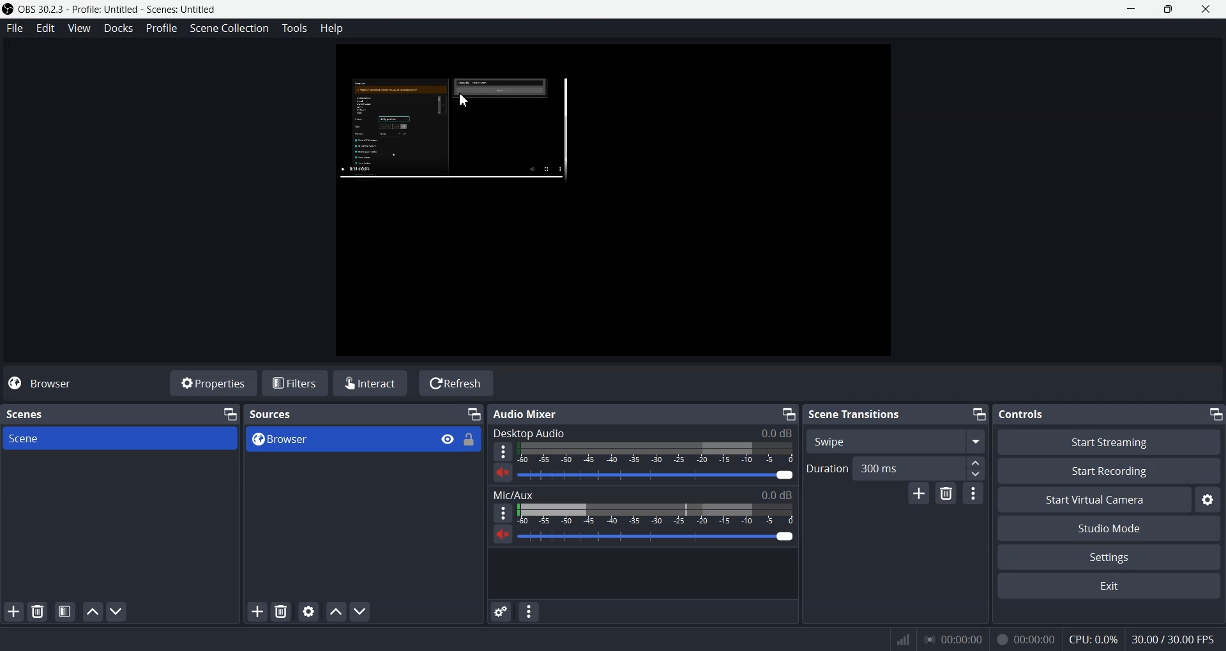  Describe the element at coordinates (1024, 639) in the screenshot. I see `00:00:00` at that location.